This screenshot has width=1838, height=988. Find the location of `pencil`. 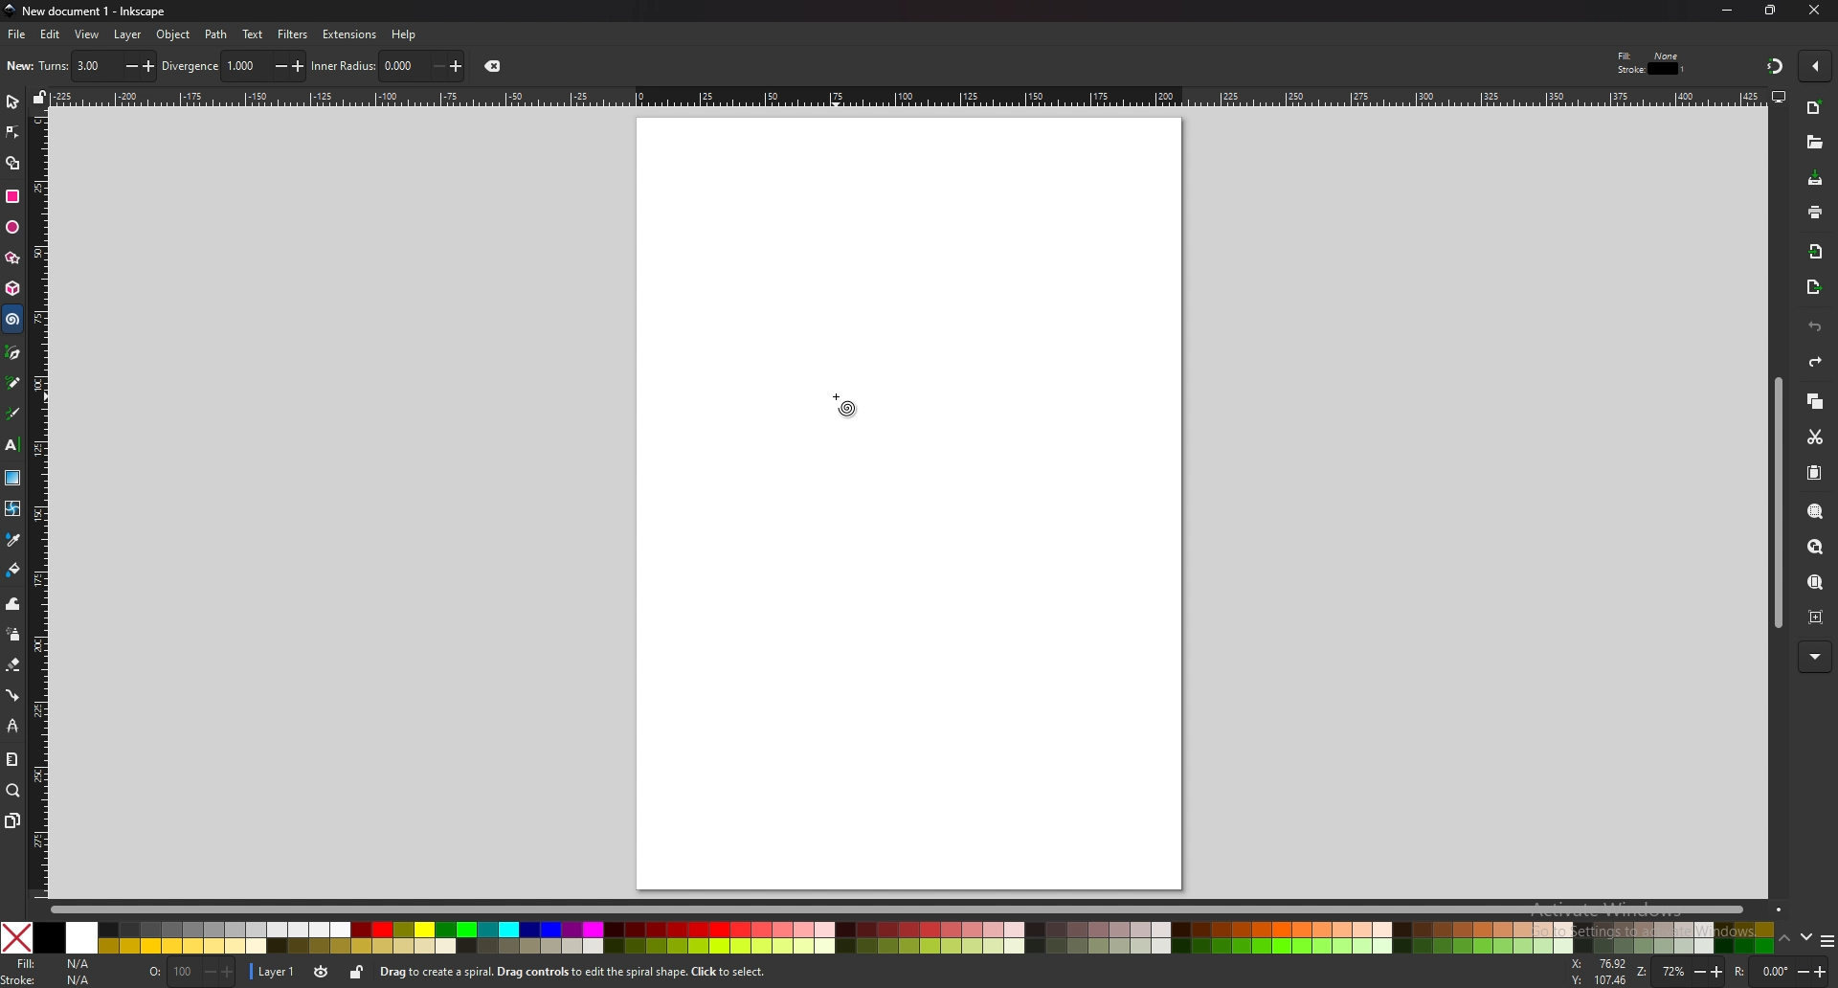

pencil is located at coordinates (15, 382).